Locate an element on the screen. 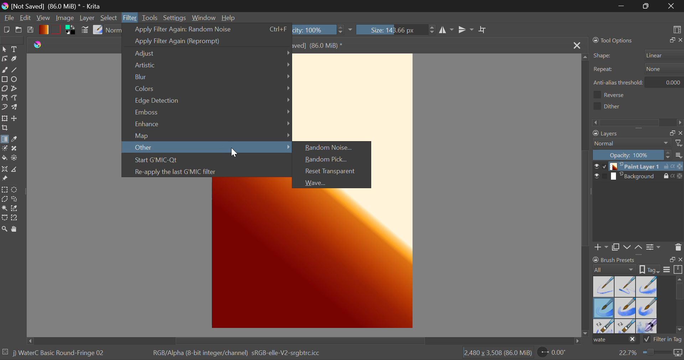 The width and height of the screenshot is (684, 360). Window is located at coordinates (203, 17).